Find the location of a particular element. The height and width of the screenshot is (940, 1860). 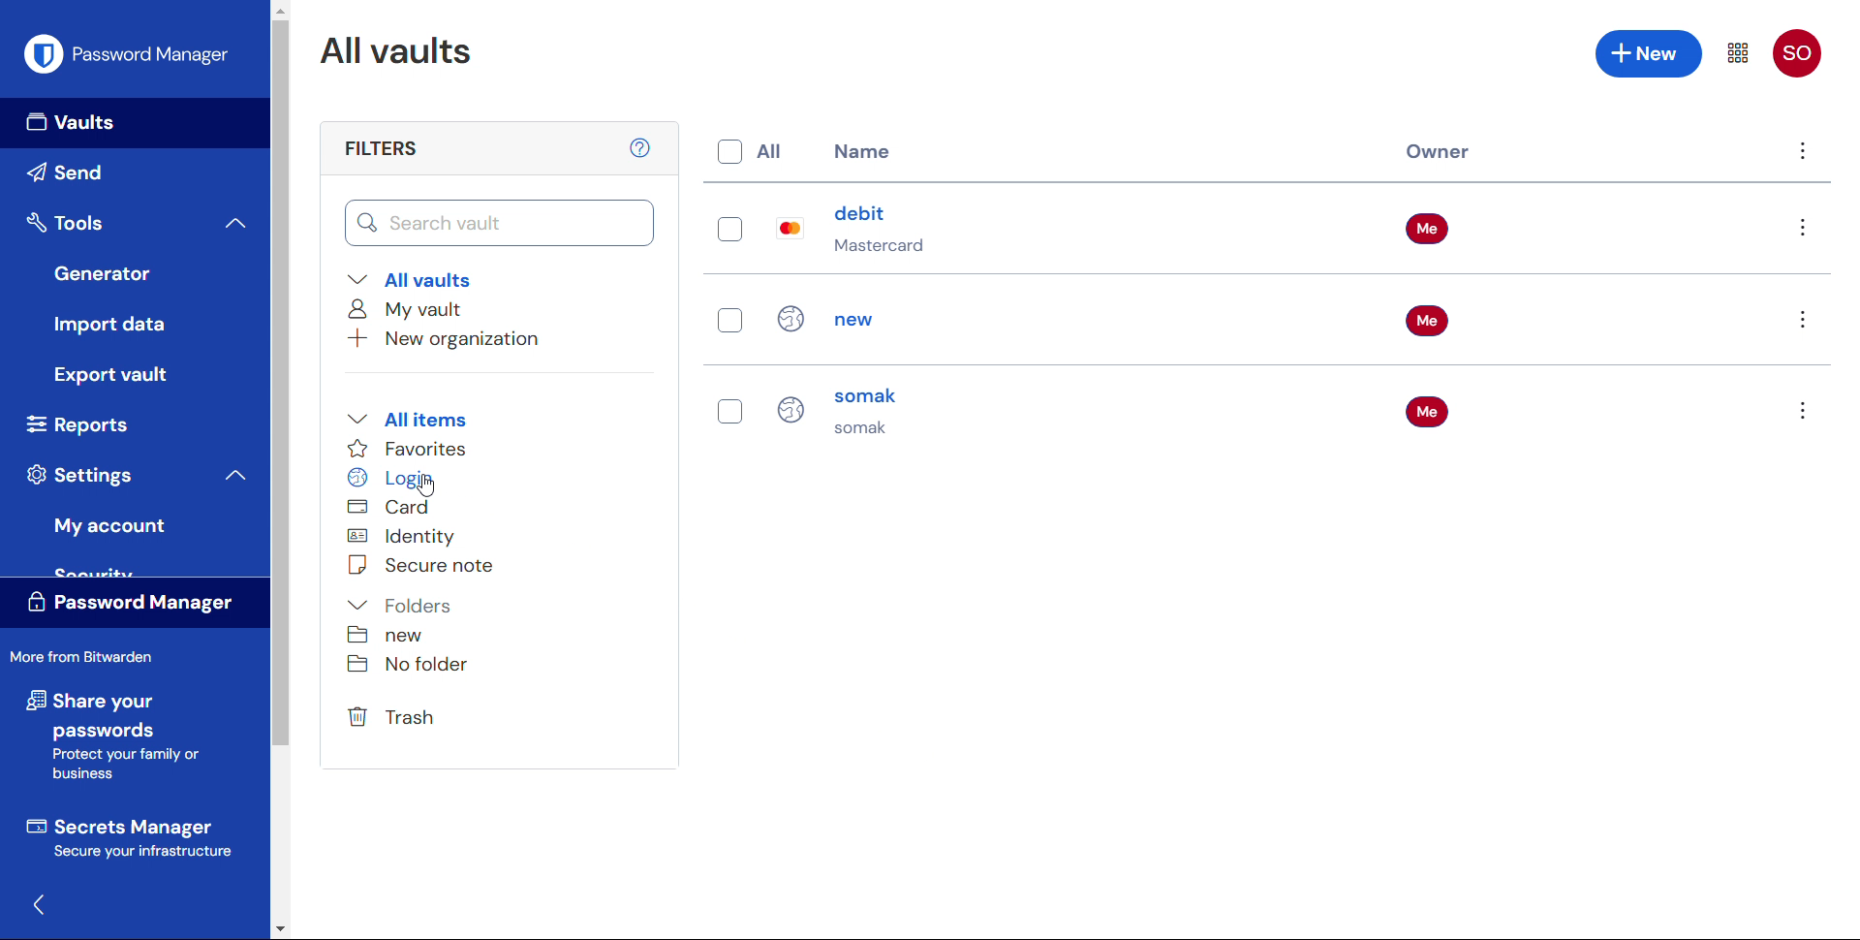

No folder  is located at coordinates (406, 667).